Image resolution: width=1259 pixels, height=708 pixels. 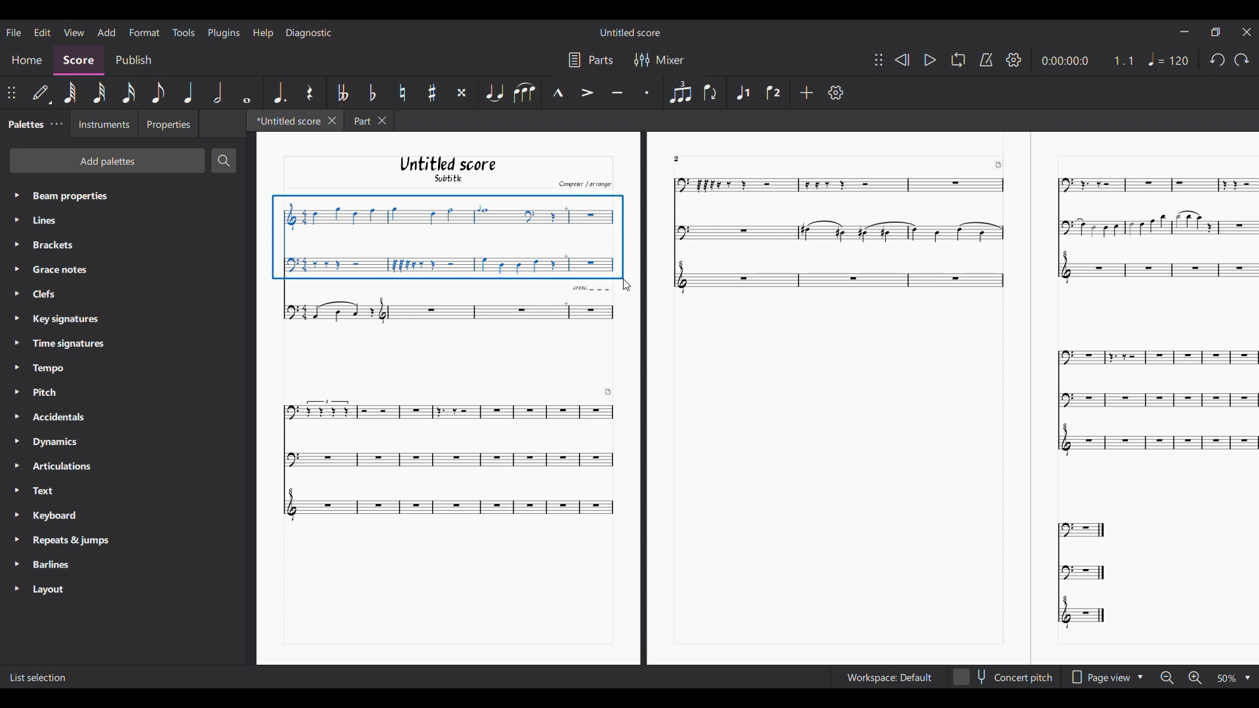 I want to click on Close, so click(x=384, y=121).